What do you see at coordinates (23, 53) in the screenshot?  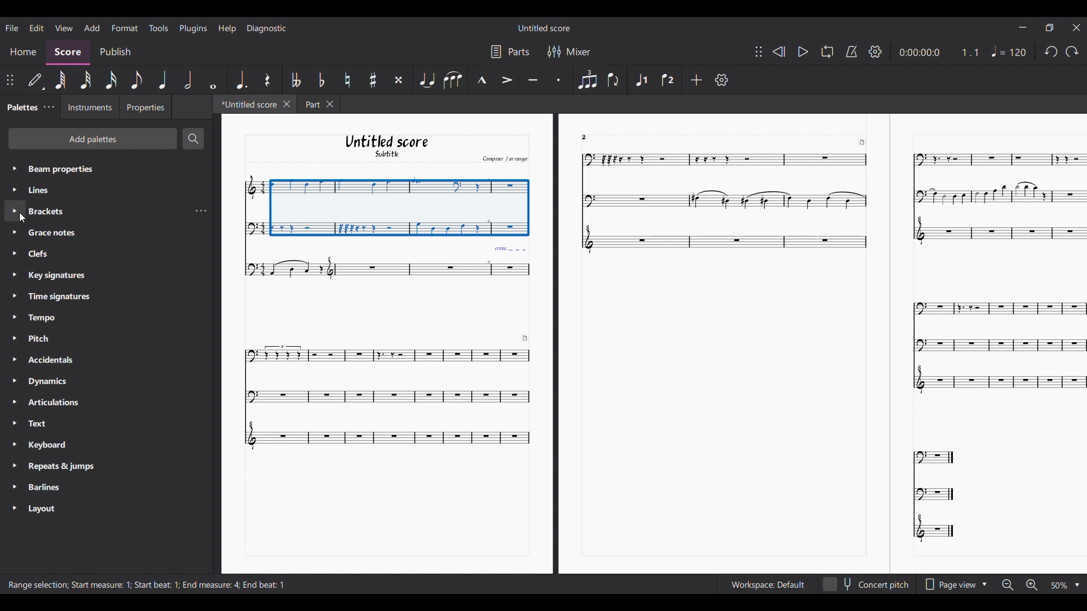 I see `Home ` at bounding box center [23, 53].